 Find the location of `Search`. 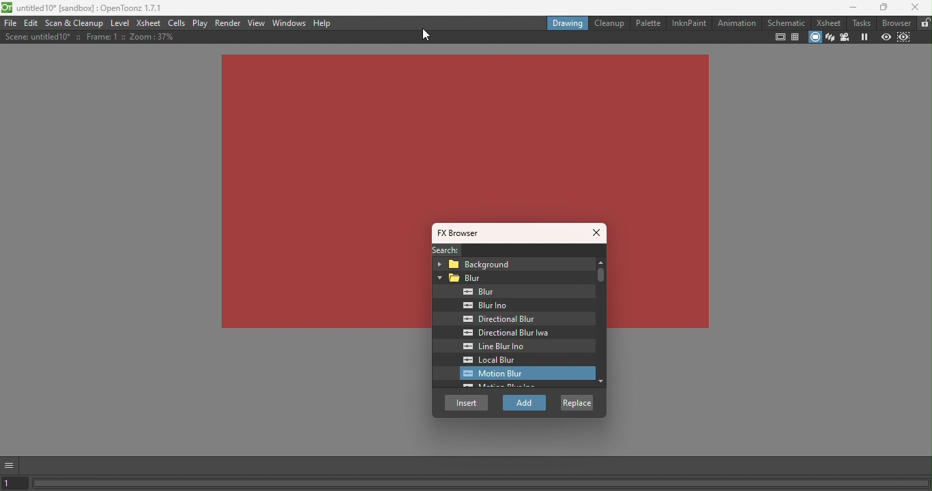

Search is located at coordinates (443, 250).